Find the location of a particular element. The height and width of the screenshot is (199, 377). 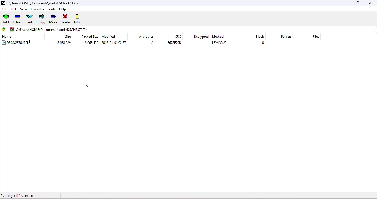

up to previous folder is located at coordinates (4, 29).